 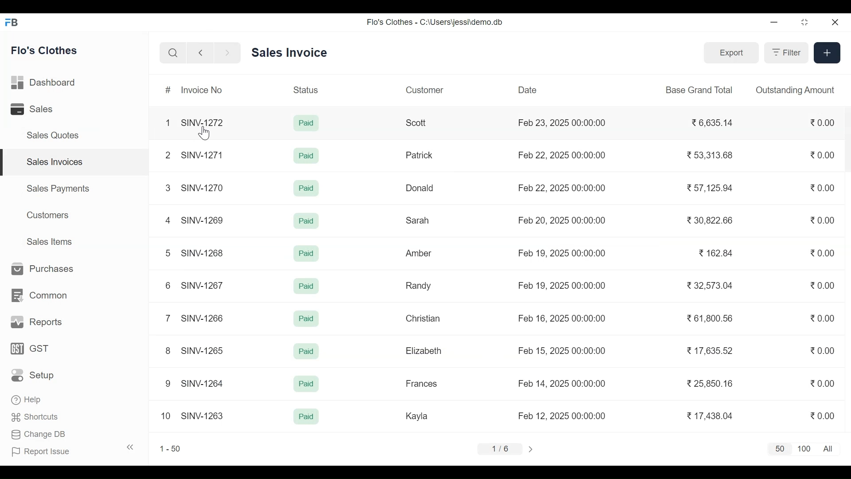 What do you see at coordinates (419, 254) in the screenshot?
I see `Amber` at bounding box center [419, 254].